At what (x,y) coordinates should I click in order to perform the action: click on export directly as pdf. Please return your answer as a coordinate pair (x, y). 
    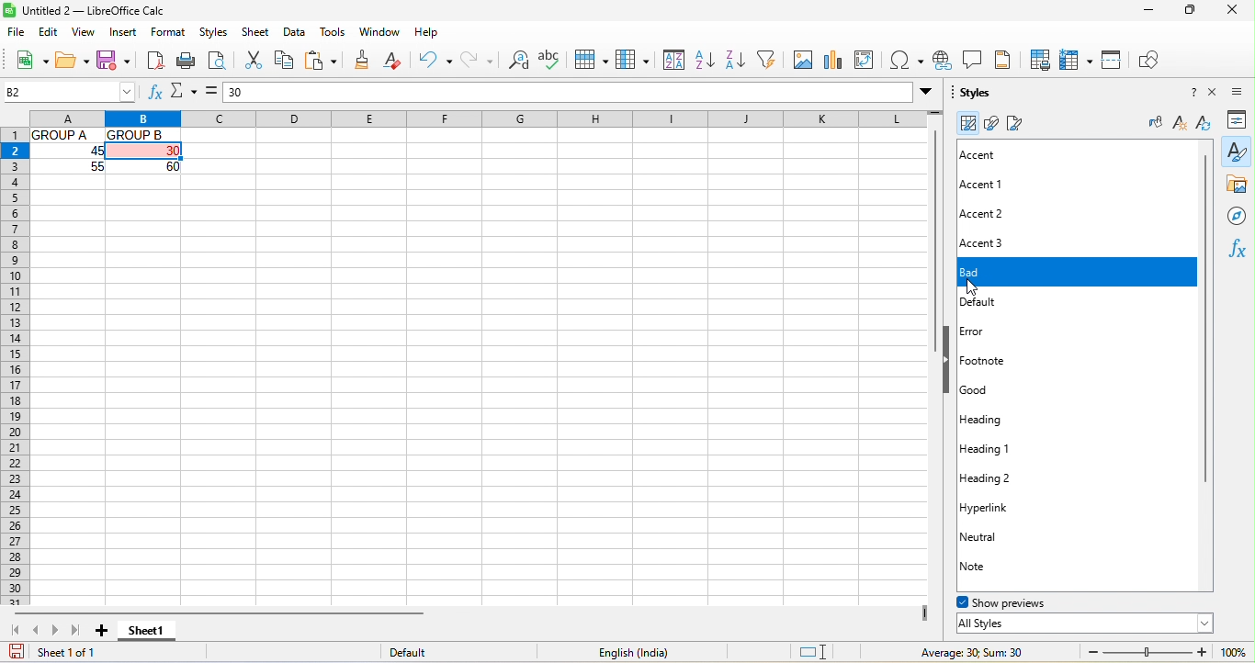
    Looking at the image, I should click on (154, 62).